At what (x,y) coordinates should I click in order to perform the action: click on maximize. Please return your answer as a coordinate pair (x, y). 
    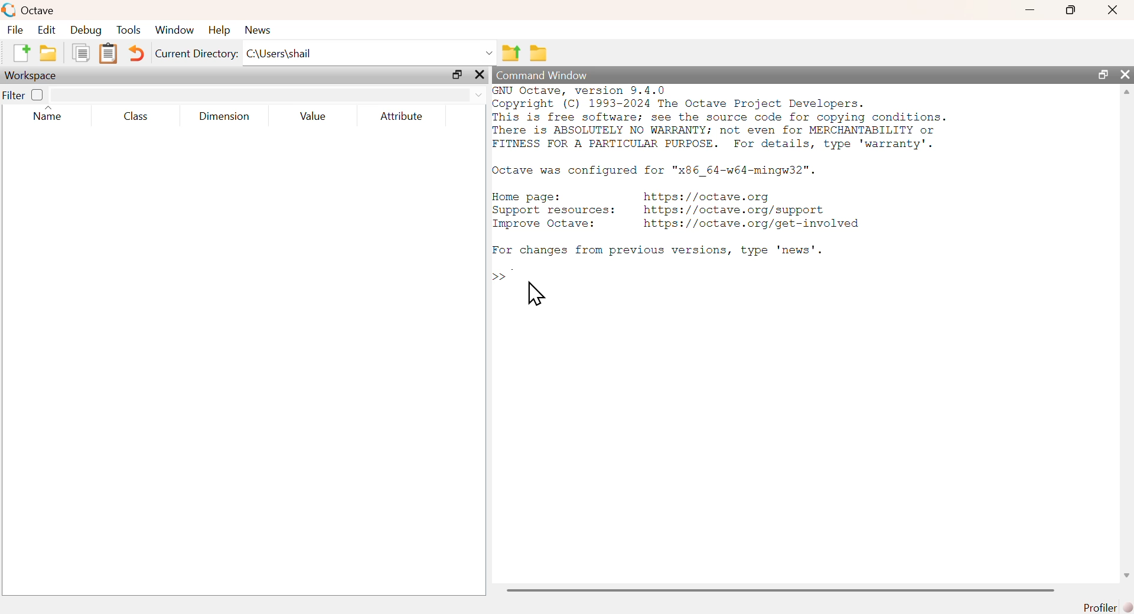
    Looking at the image, I should click on (1104, 75).